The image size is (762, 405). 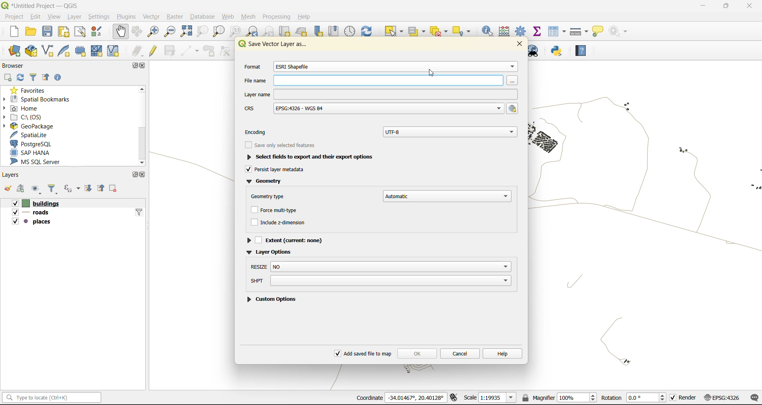 I want to click on deselect value, so click(x=441, y=32).